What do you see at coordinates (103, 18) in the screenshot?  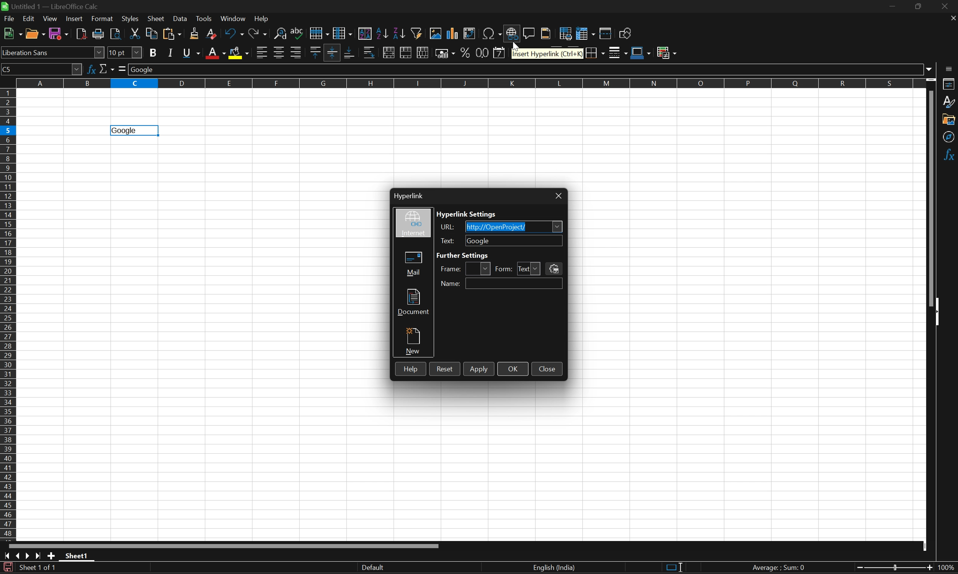 I see `Format` at bounding box center [103, 18].